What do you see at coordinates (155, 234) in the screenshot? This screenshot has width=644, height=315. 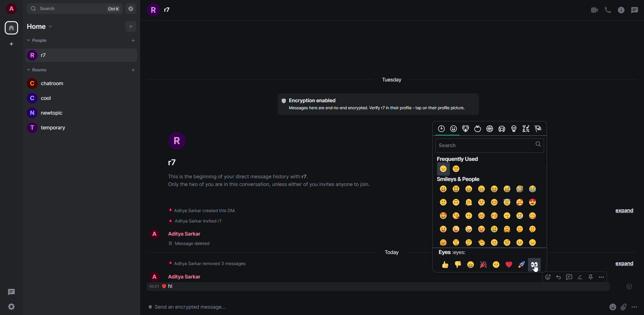 I see `profile` at bounding box center [155, 234].